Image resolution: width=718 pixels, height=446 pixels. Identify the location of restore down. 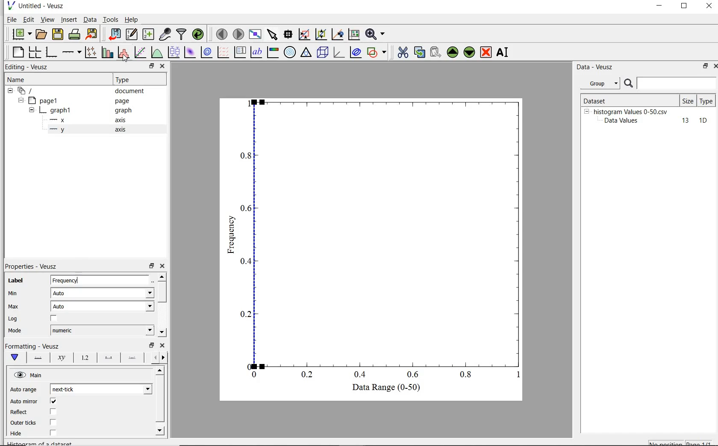
(684, 7).